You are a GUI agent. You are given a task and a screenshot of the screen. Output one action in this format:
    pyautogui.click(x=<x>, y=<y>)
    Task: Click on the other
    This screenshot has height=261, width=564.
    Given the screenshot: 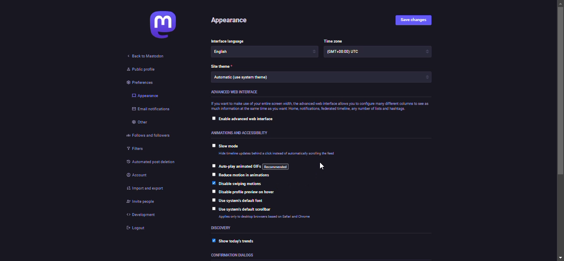 What is the action you would take?
    pyautogui.click(x=140, y=123)
    